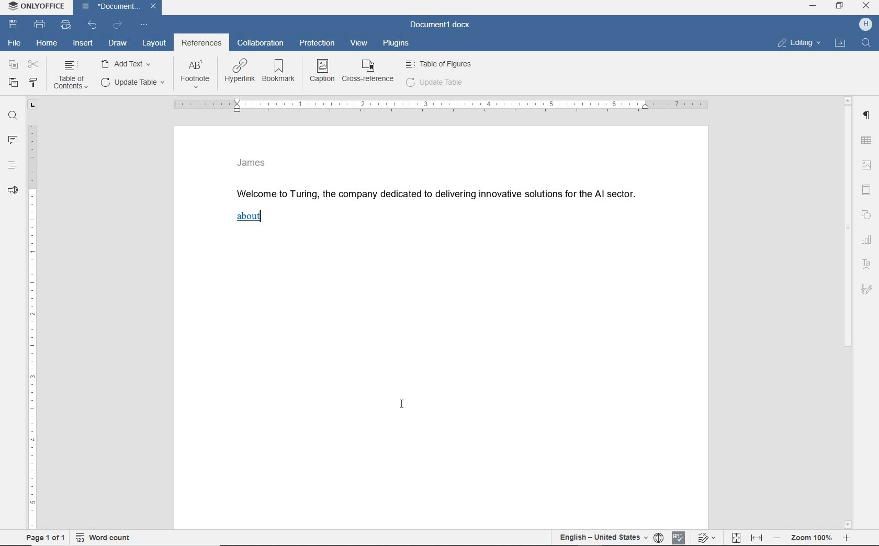  I want to click on header & footer, so click(866, 189).